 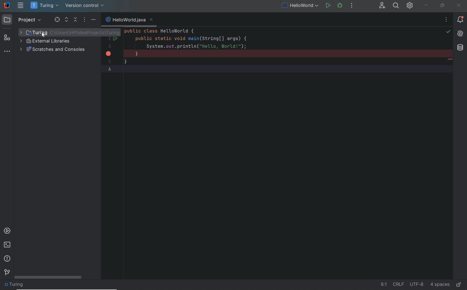 I want to click on project name, so click(x=15, y=285).